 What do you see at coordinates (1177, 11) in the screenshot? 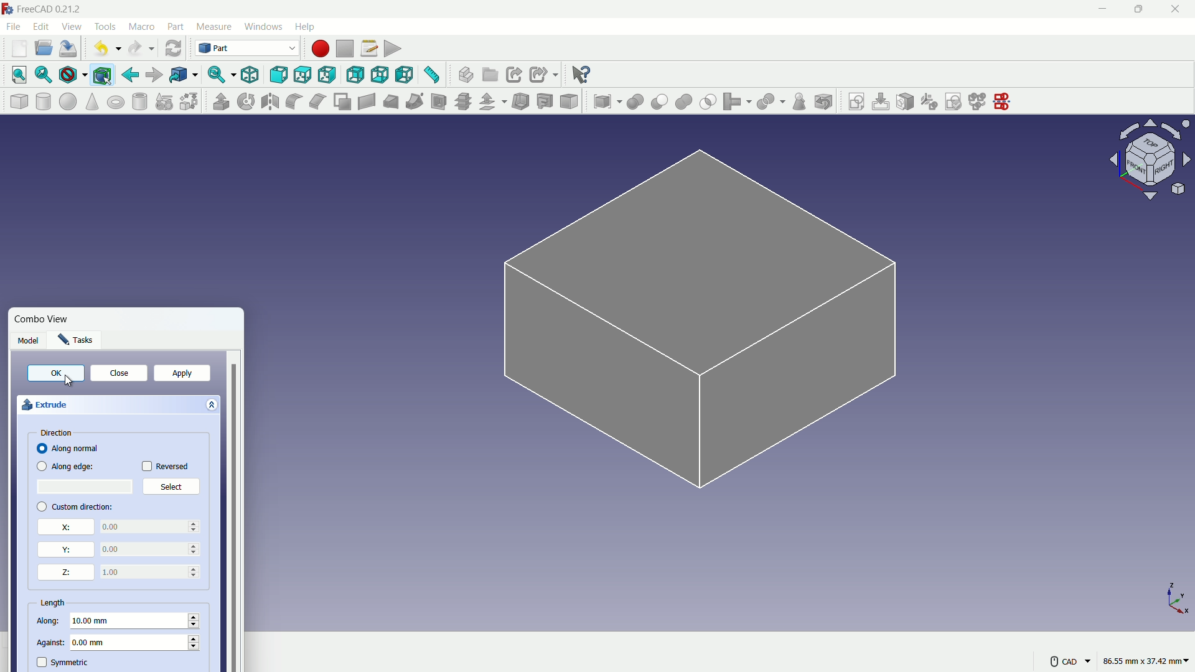
I see `close` at bounding box center [1177, 11].